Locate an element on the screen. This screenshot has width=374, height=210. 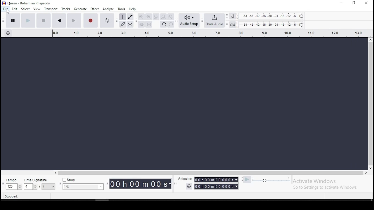
Stopped. is located at coordinates (11, 196).